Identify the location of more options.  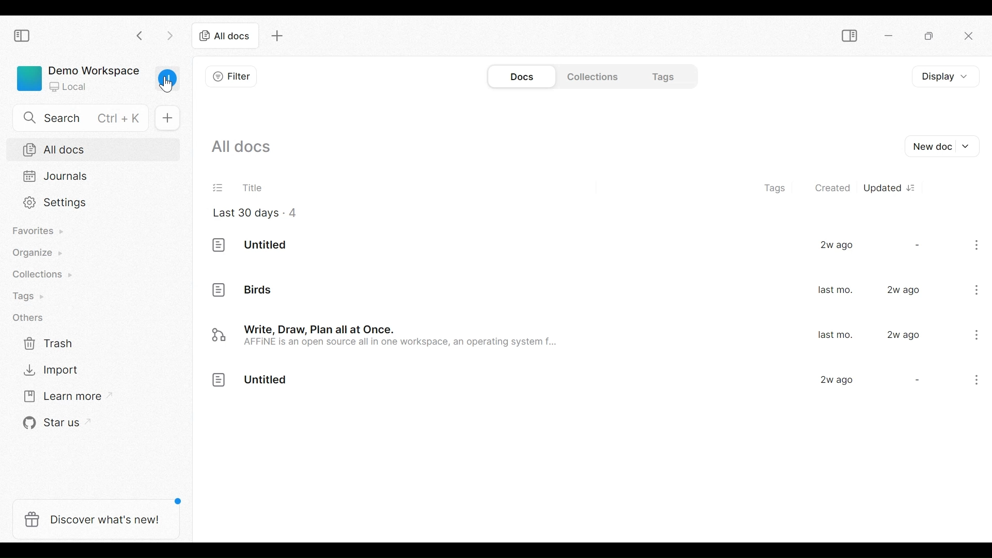
(979, 247).